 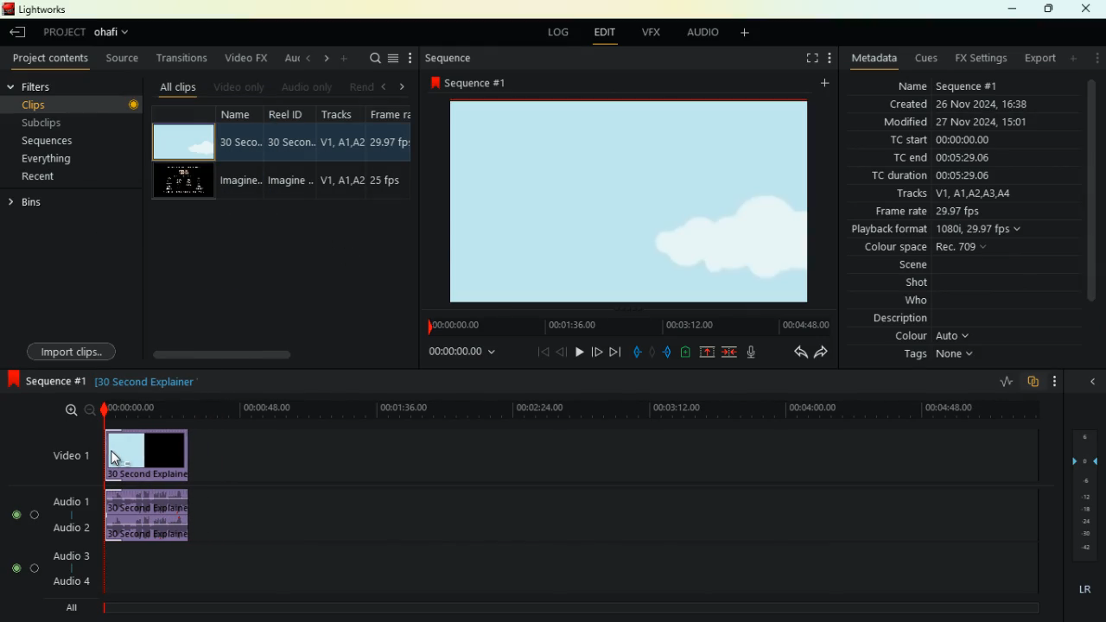 I want to click on shot, so click(x=922, y=284).